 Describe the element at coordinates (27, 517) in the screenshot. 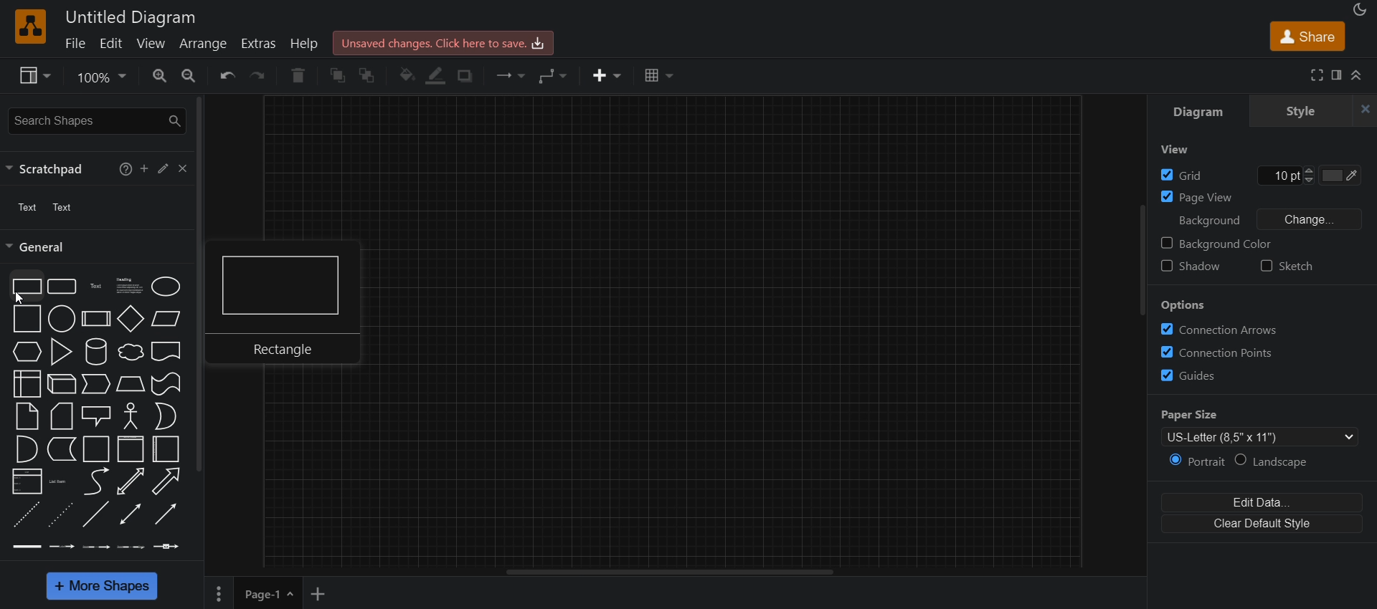

I see `dashed line` at that location.